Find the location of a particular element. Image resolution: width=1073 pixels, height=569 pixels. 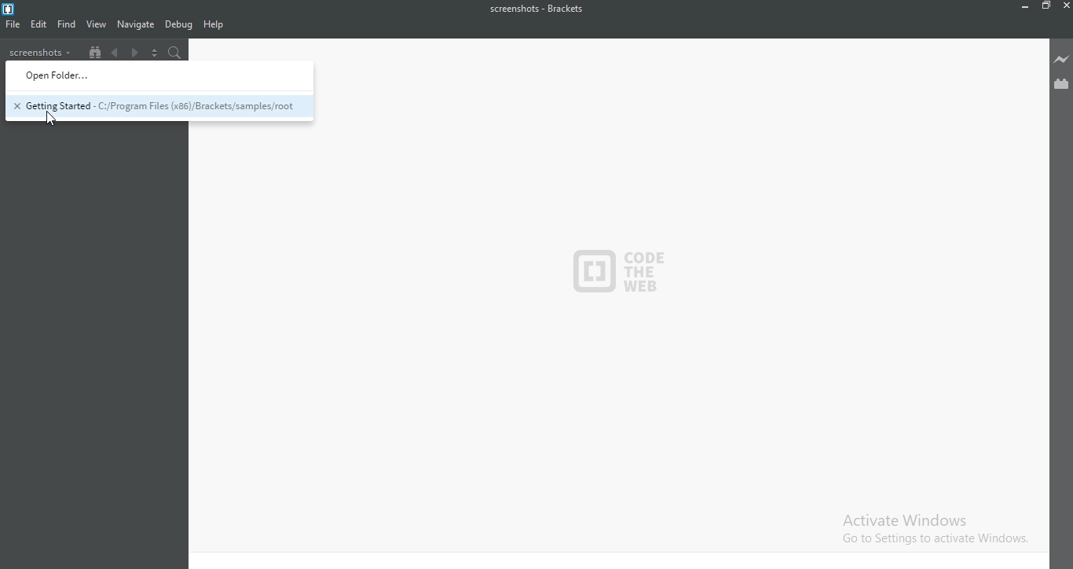

Restore is located at coordinates (1046, 6).